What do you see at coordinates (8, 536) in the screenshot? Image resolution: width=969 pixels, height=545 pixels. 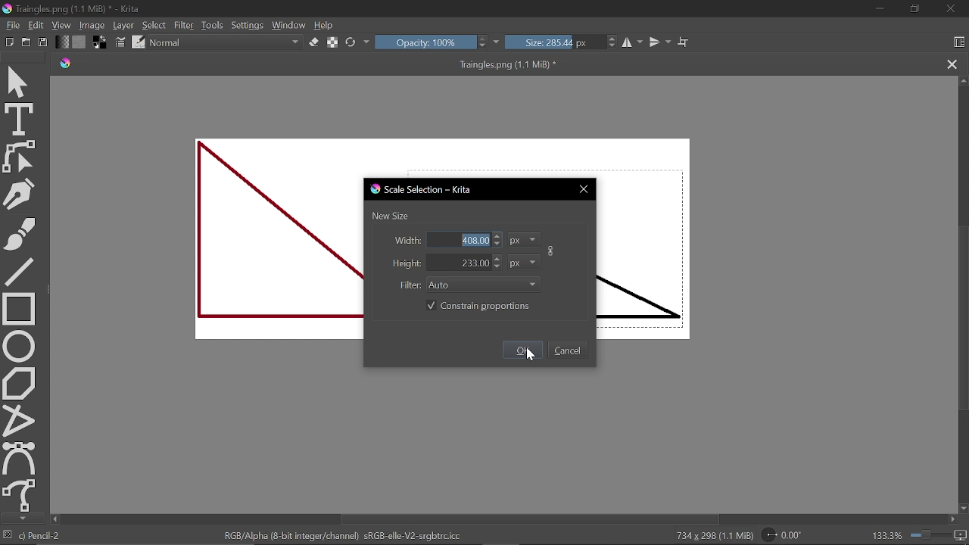 I see `No selection` at bounding box center [8, 536].